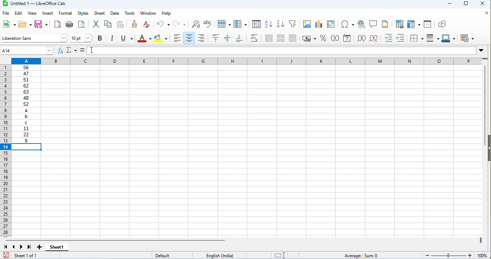  Describe the element at coordinates (26, 128) in the screenshot. I see `11` at that location.